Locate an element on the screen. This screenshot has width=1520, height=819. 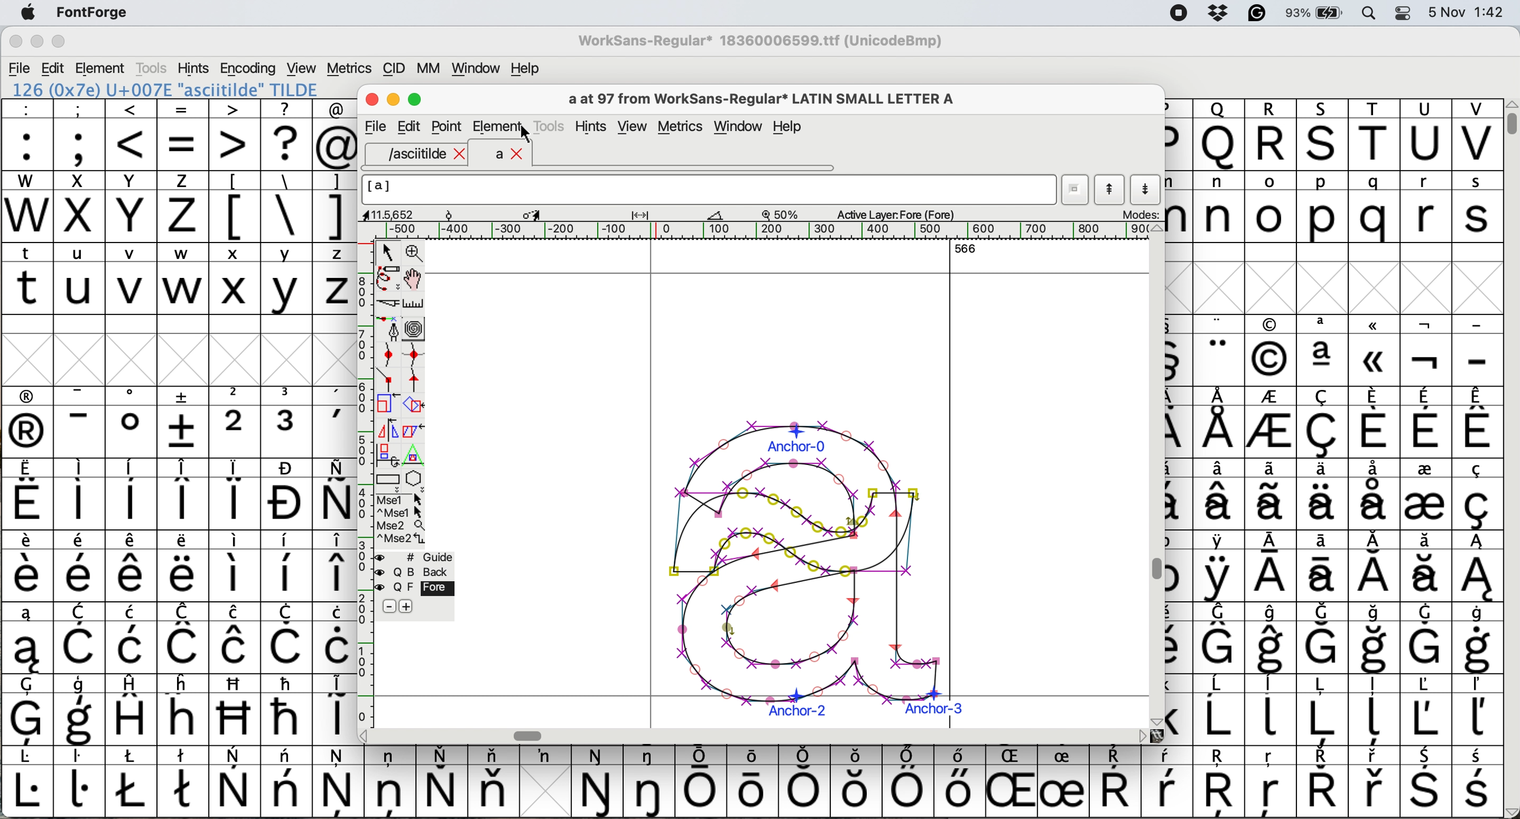
symbol is located at coordinates (135, 709).